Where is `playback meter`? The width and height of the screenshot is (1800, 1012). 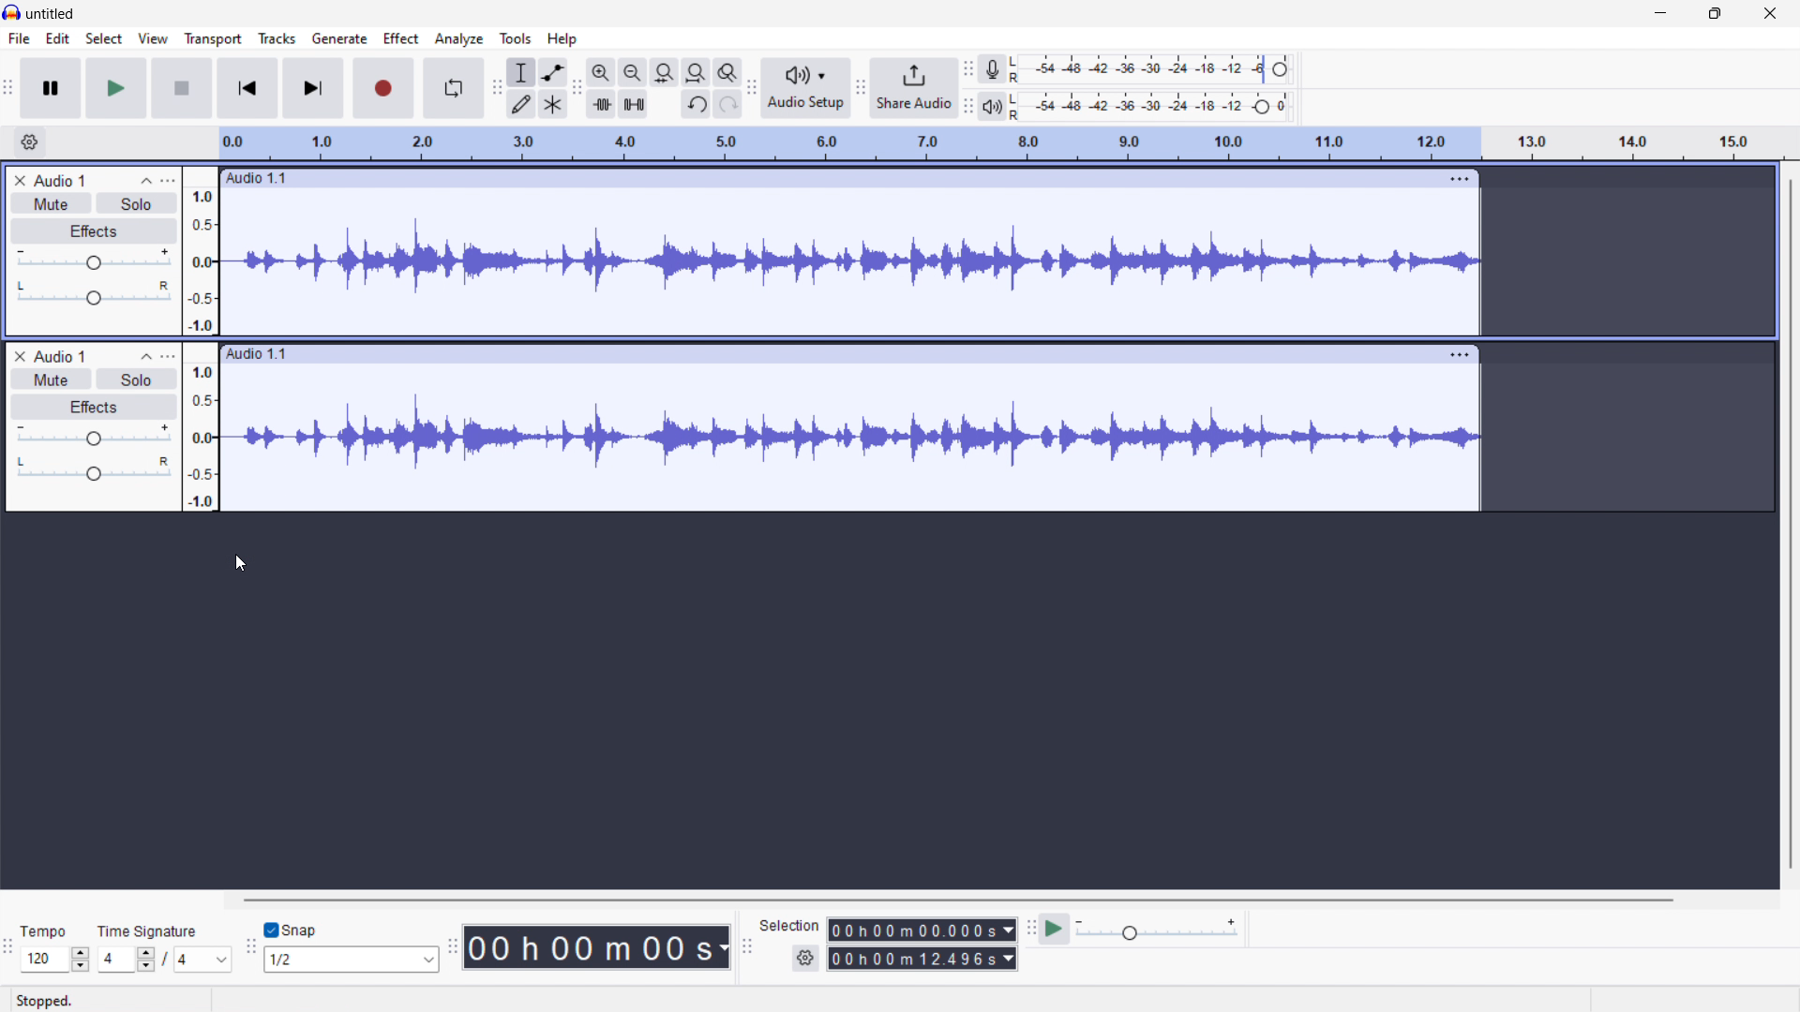
playback meter is located at coordinates (990, 107).